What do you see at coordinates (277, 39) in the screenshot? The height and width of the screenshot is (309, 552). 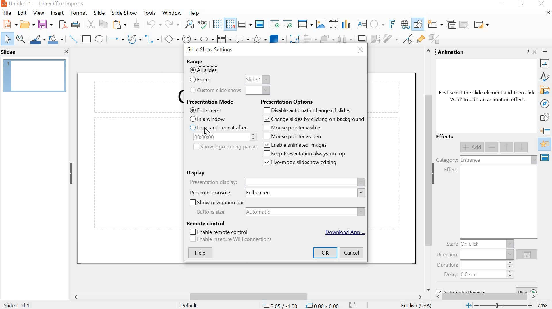 I see `3d objects` at bounding box center [277, 39].